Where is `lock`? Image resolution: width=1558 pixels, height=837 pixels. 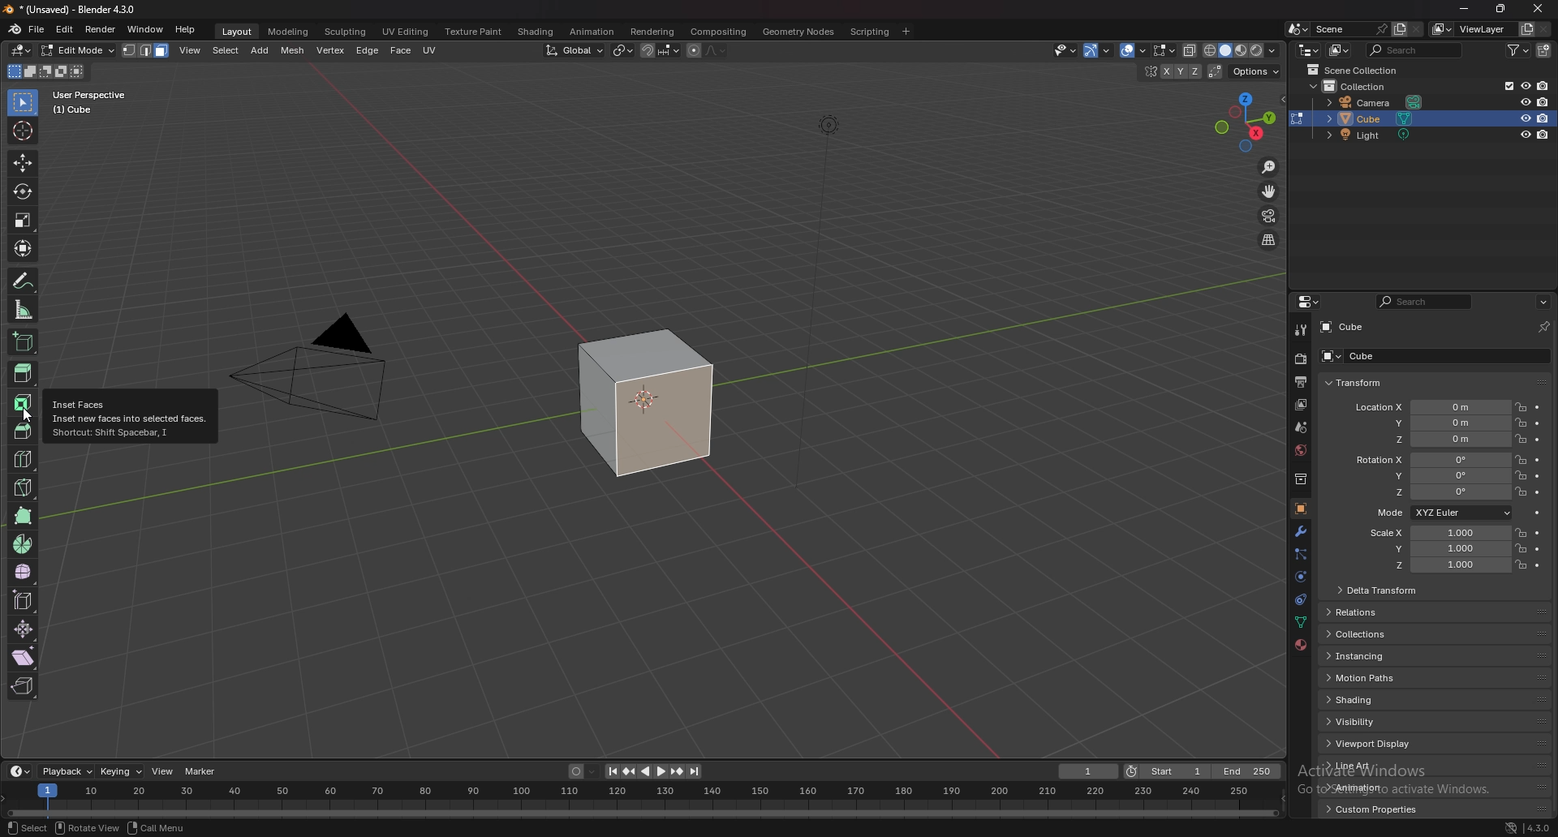 lock is located at coordinates (1521, 406).